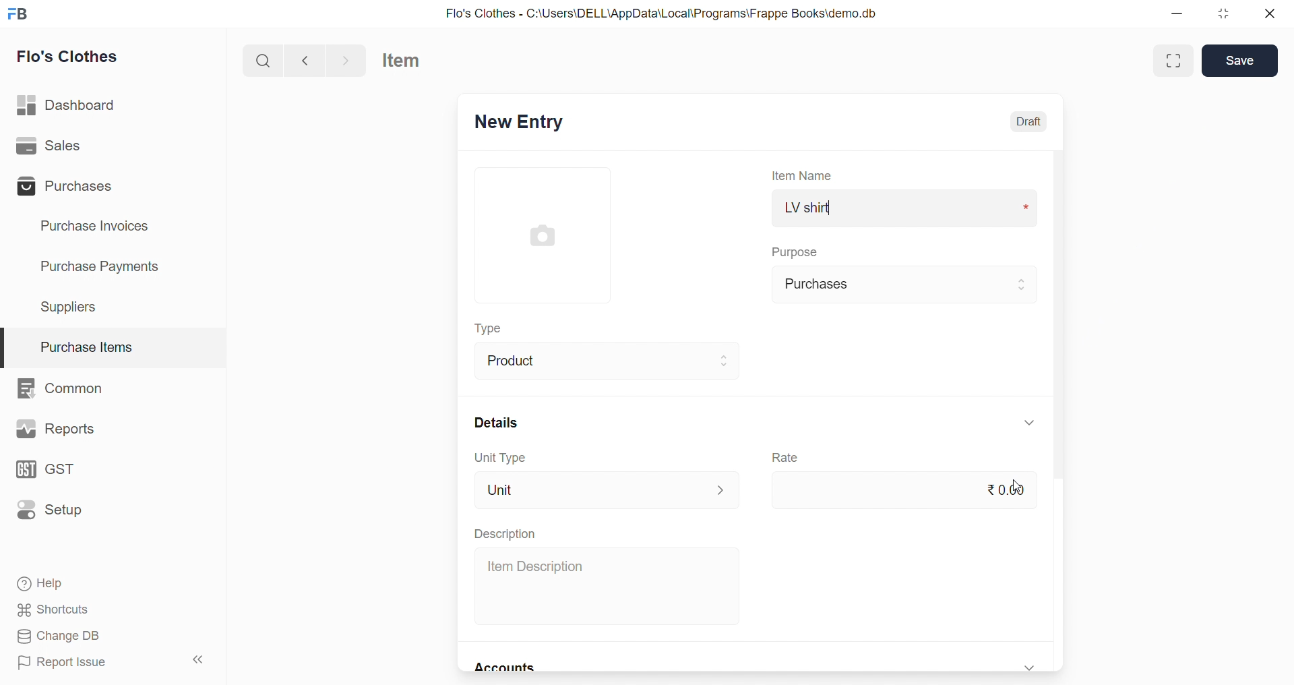  Describe the element at coordinates (74, 306) in the screenshot. I see `Suppliers` at that location.